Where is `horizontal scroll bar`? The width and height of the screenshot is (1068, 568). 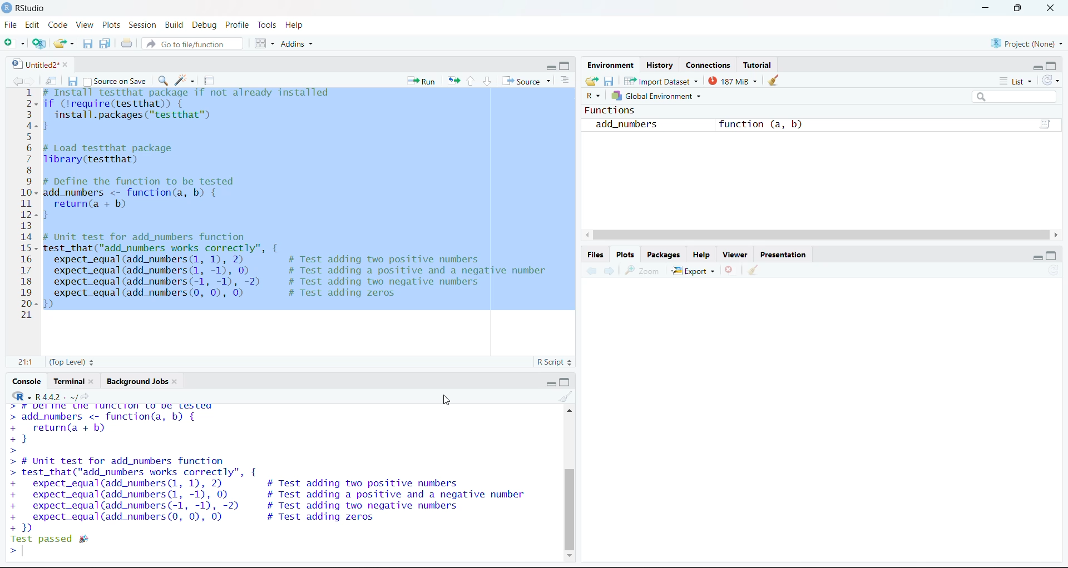
horizontal scroll bar is located at coordinates (820, 235).